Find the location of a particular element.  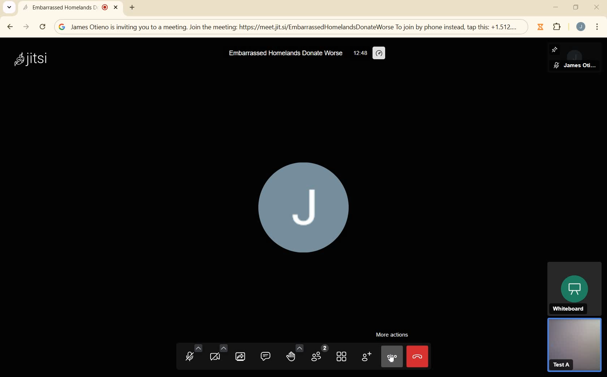

camera is located at coordinates (218, 354).